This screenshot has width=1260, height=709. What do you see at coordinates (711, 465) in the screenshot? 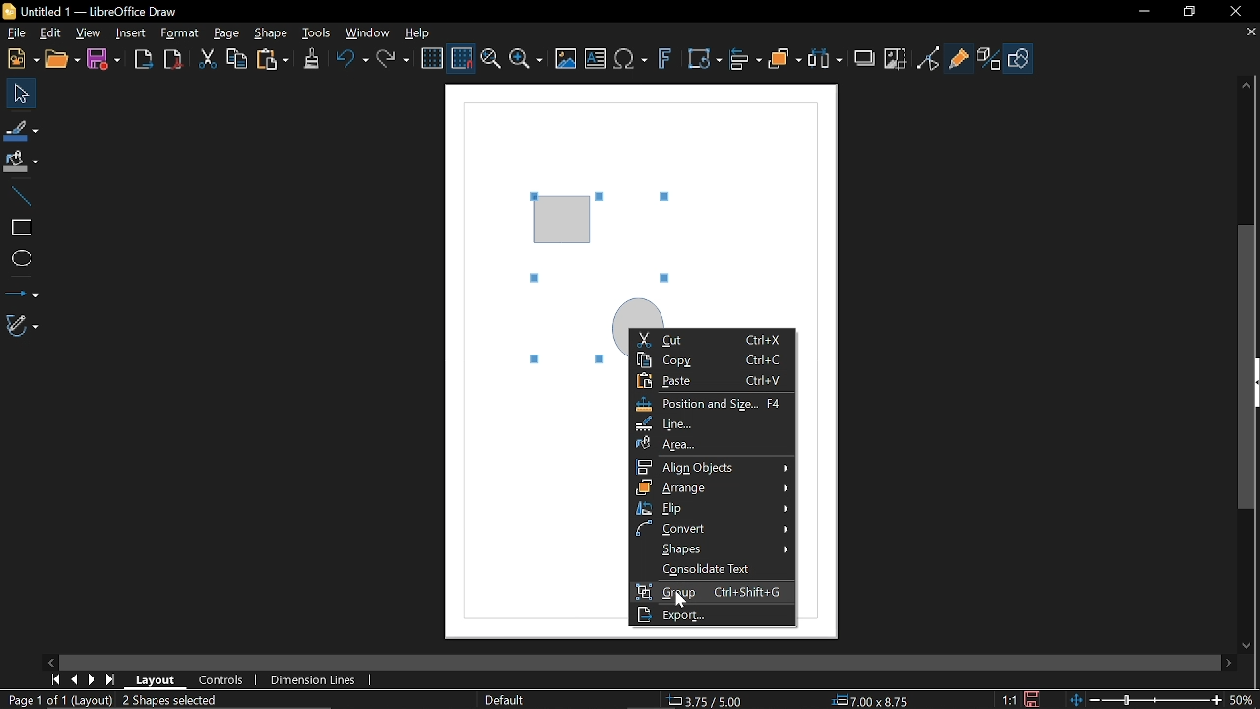
I see `Allign objects` at bounding box center [711, 465].